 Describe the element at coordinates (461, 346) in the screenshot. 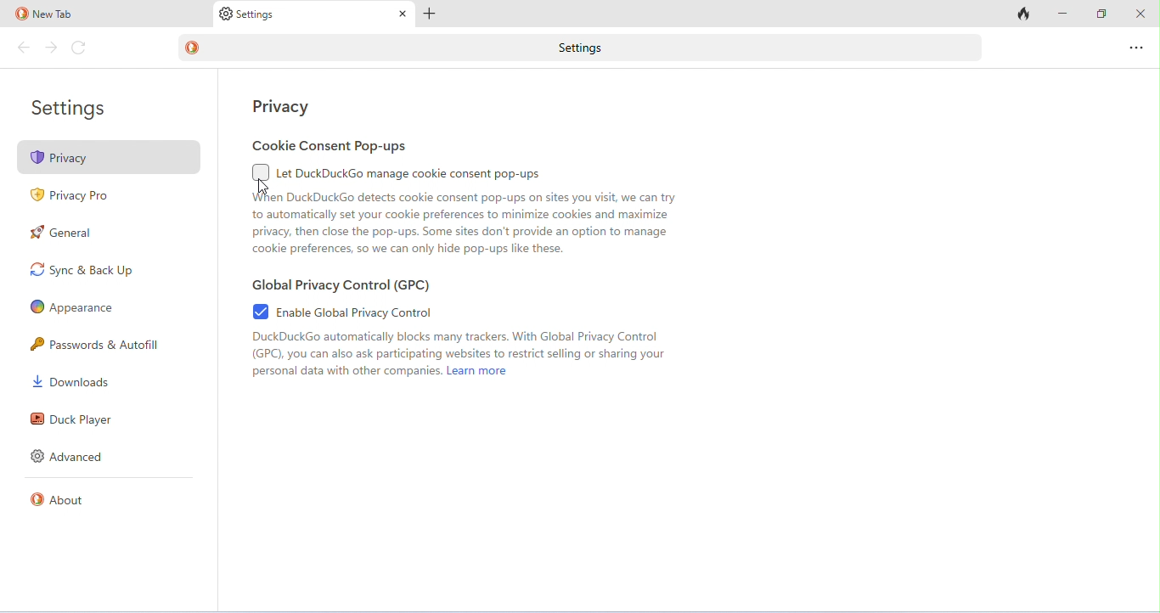

I see `Duckduckgo automatically blocks many trackers. Global privacy control you can also ask participating websites to restrict selling or sharing your` at that location.